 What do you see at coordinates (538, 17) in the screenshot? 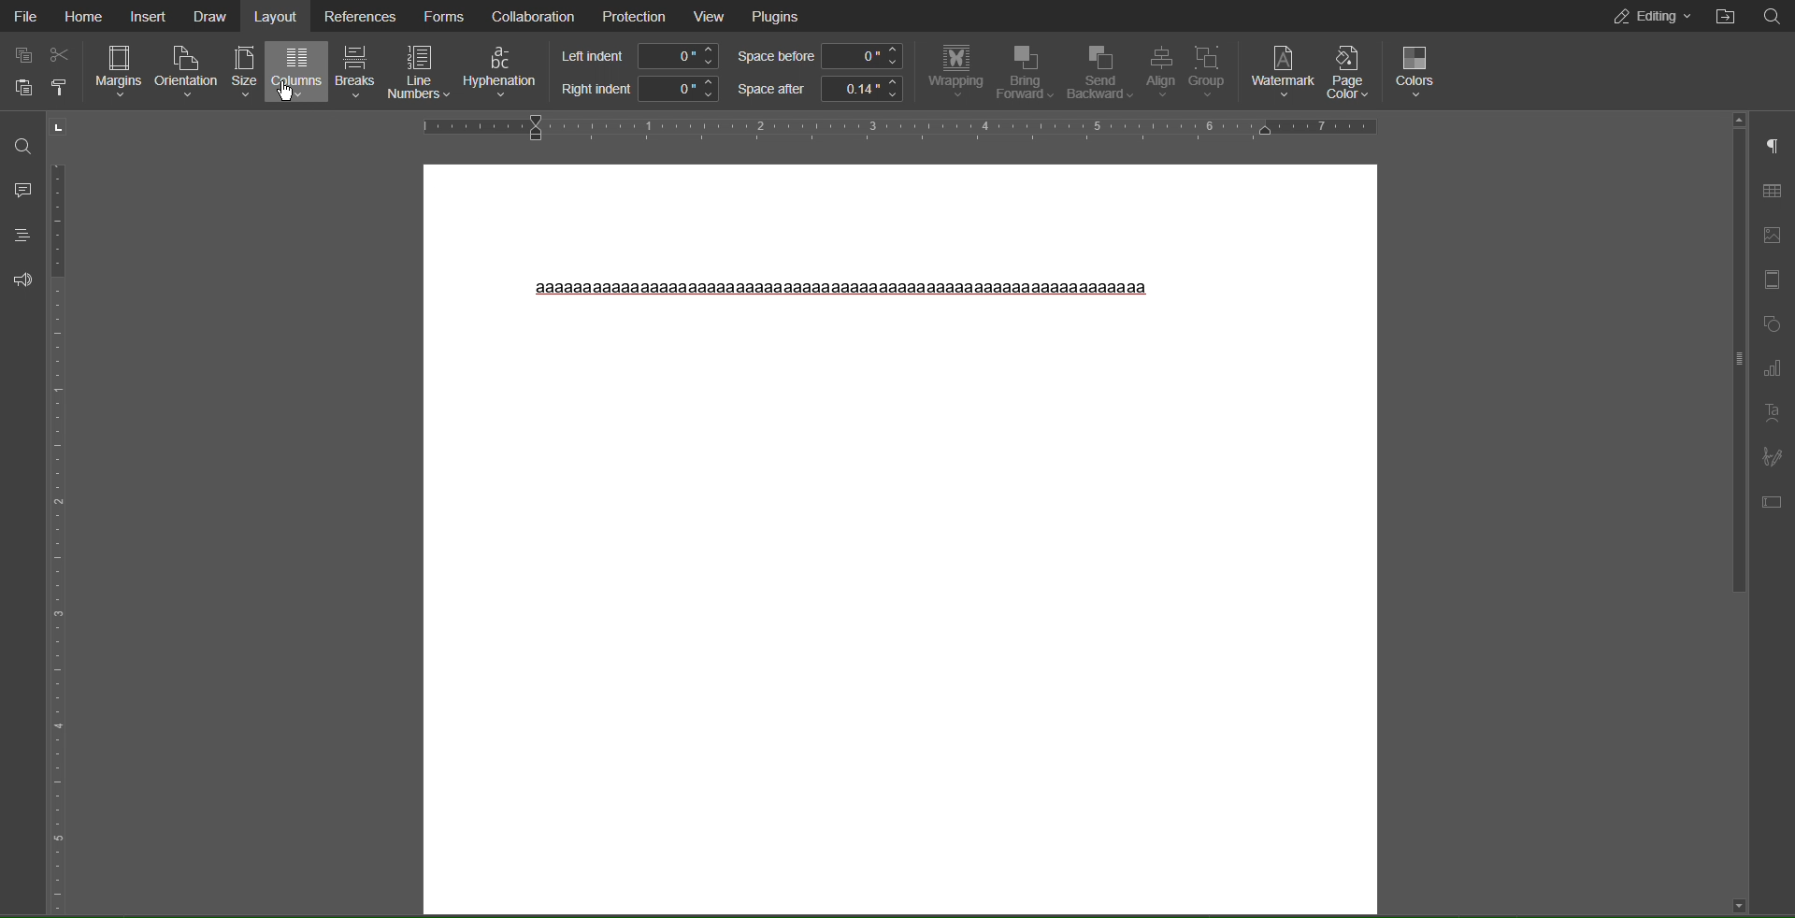
I see `Collaboration` at bounding box center [538, 17].